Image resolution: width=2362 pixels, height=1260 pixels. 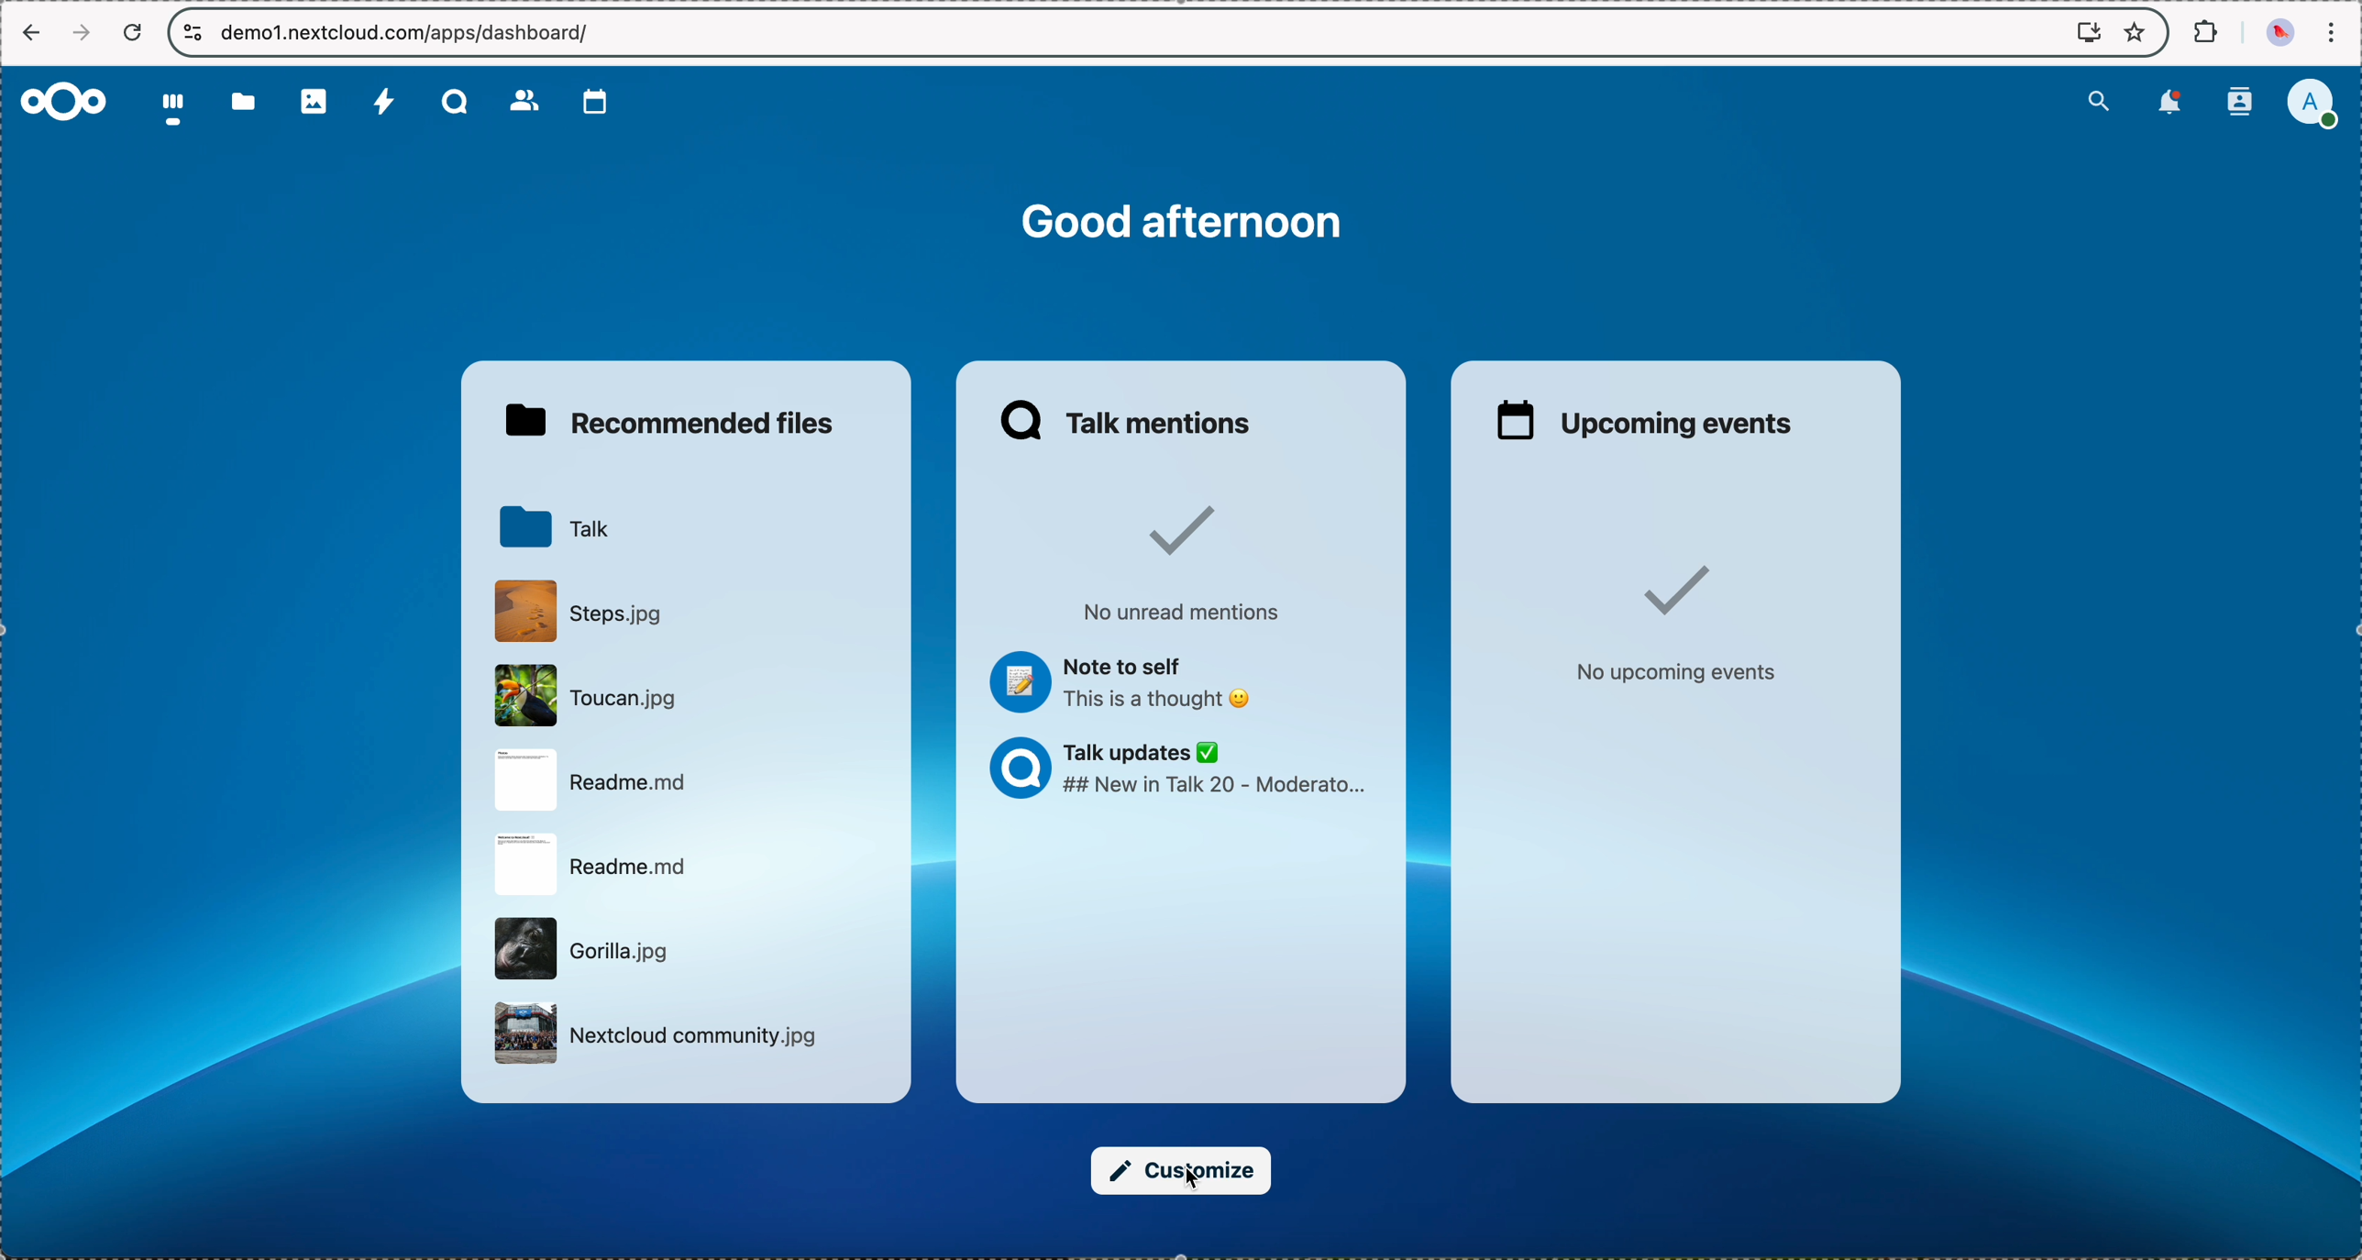 I want to click on Talk updates, so click(x=1186, y=770).